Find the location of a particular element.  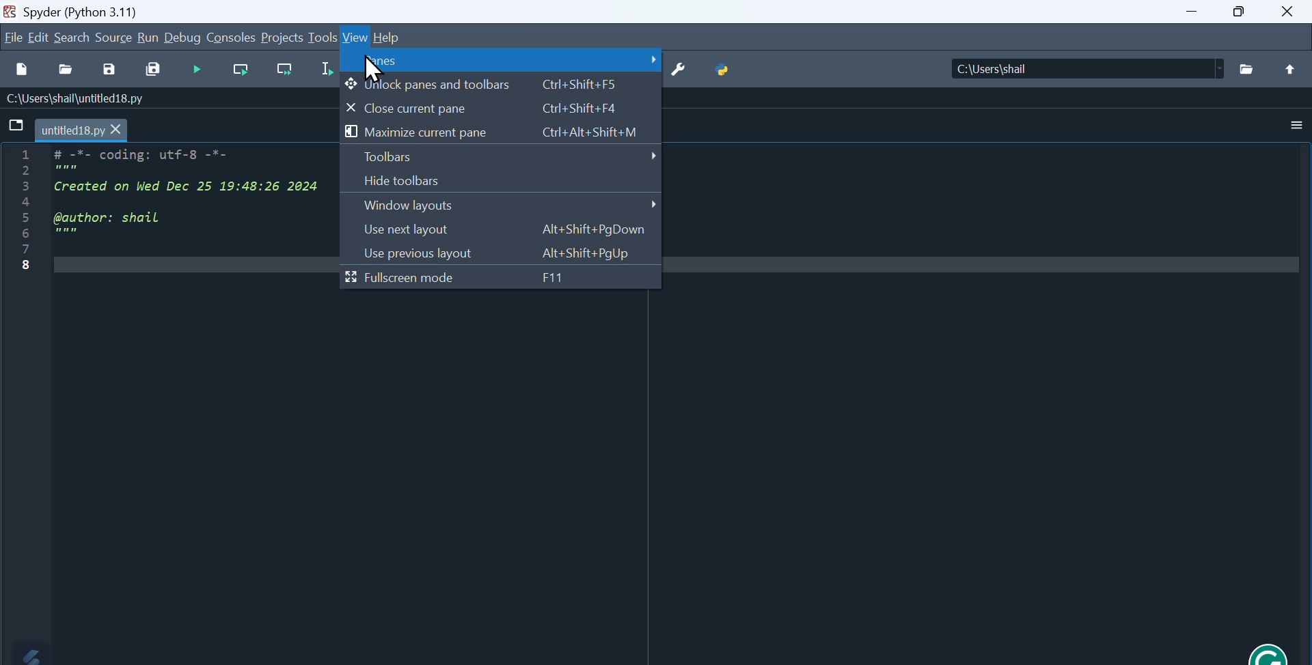

view is located at coordinates (357, 36).